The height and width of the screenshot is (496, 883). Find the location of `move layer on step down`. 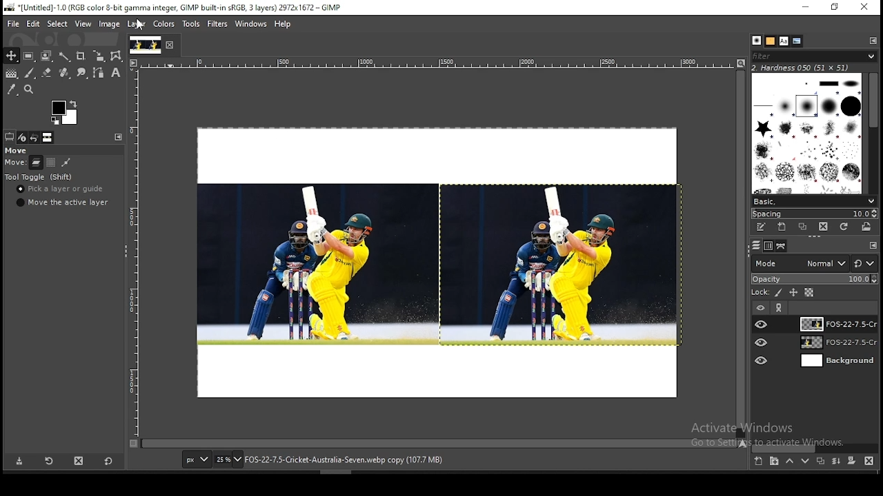

move layer on step down is located at coordinates (806, 463).